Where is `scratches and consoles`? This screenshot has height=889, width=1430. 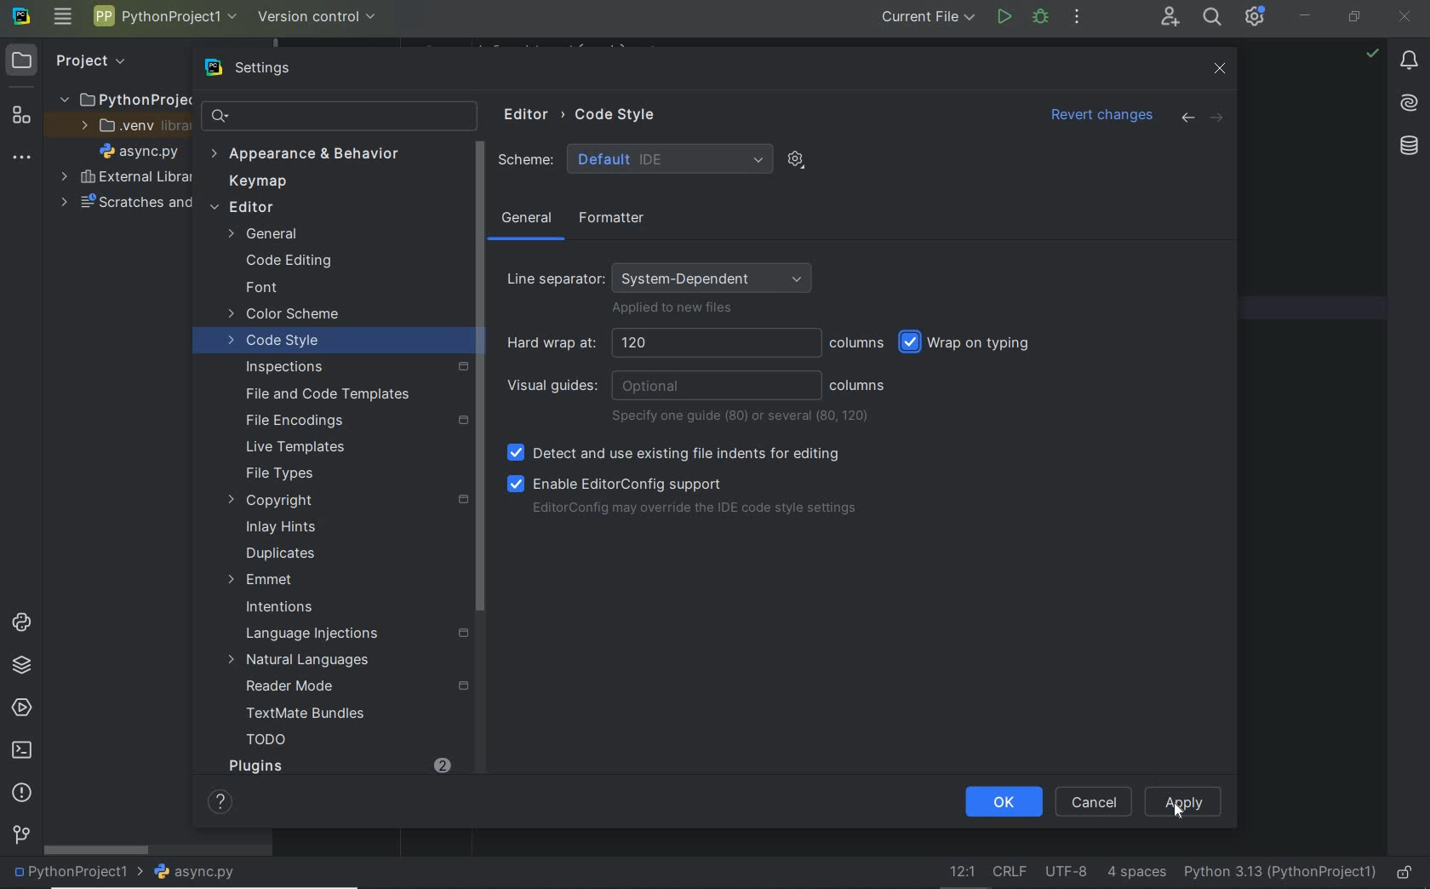 scratches and consoles is located at coordinates (117, 204).